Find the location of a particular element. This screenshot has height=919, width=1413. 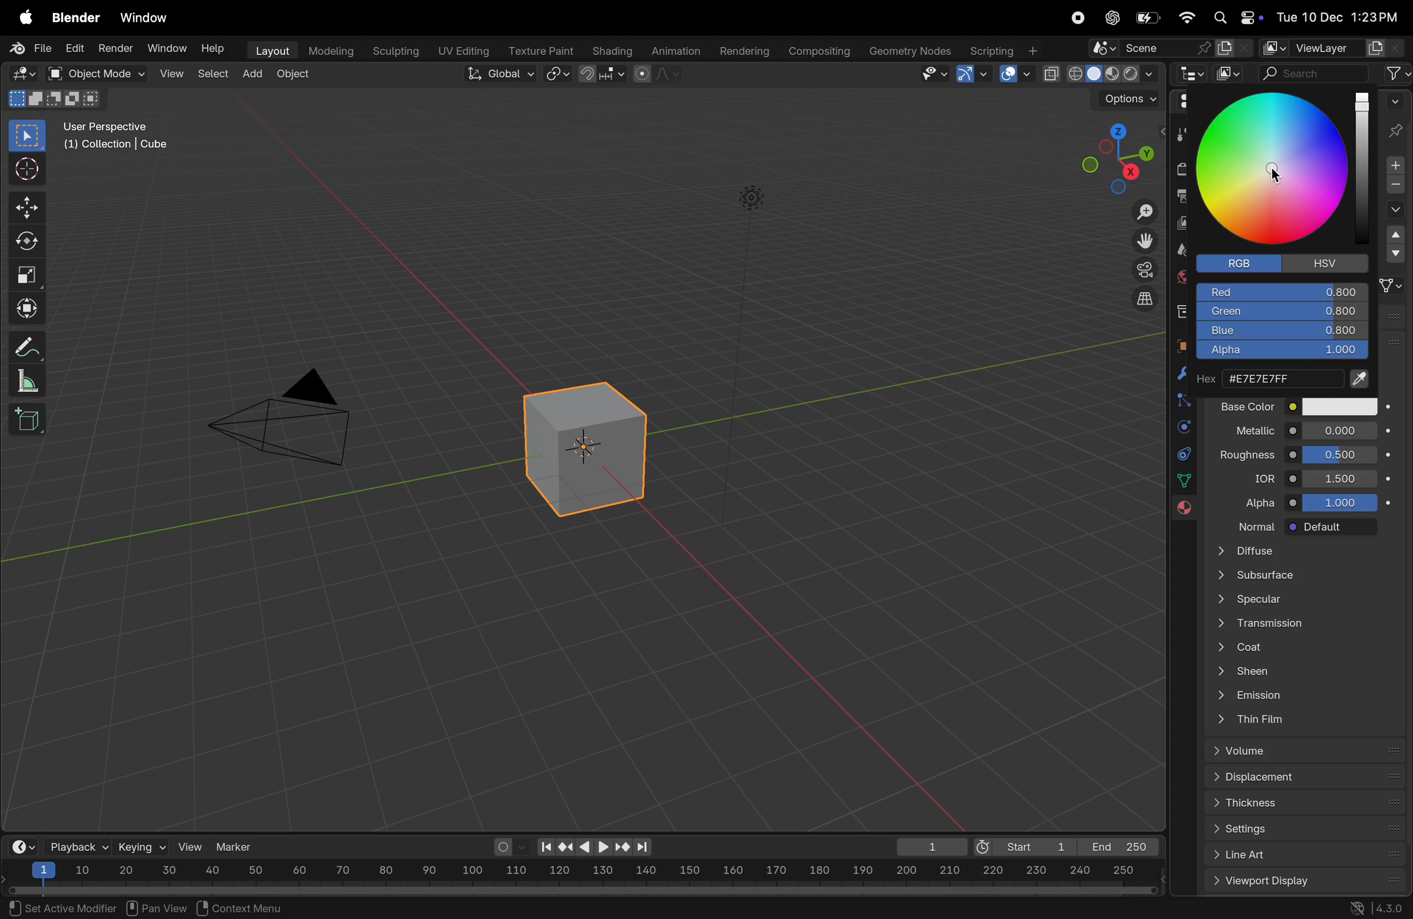

editor type is located at coordinates (19, 72).